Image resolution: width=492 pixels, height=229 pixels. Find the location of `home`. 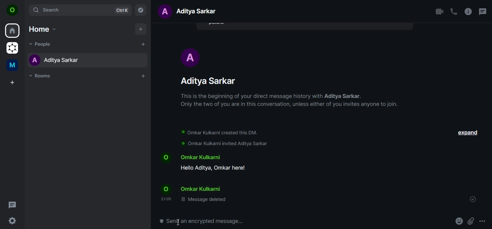

home is located at coordinates (43, 29).